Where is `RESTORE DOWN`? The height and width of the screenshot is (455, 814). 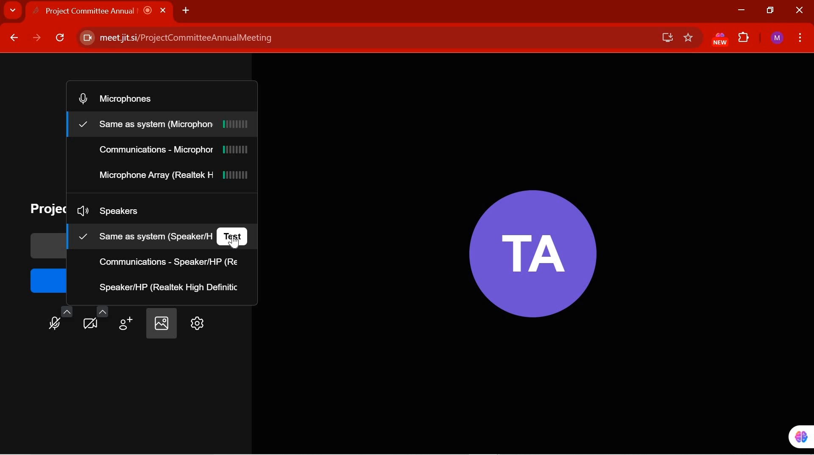
RESTORE DOWN is located at coordinates (771, 11).